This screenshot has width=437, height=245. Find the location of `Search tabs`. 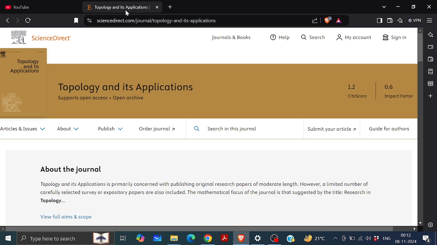

Search tabs is located at coordinates (385, 7).